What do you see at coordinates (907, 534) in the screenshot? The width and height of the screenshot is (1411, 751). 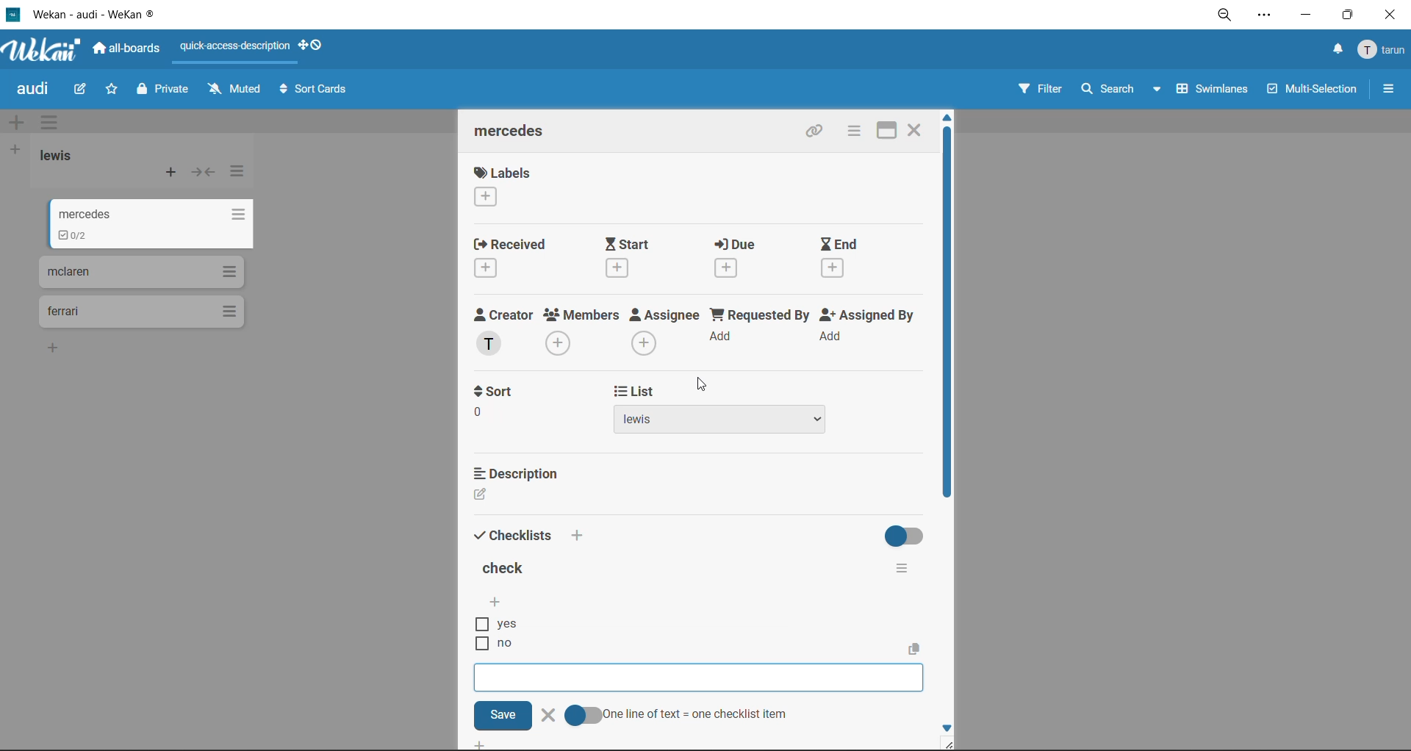 I see `hide completed checklist` at bounding box center [907, 534].